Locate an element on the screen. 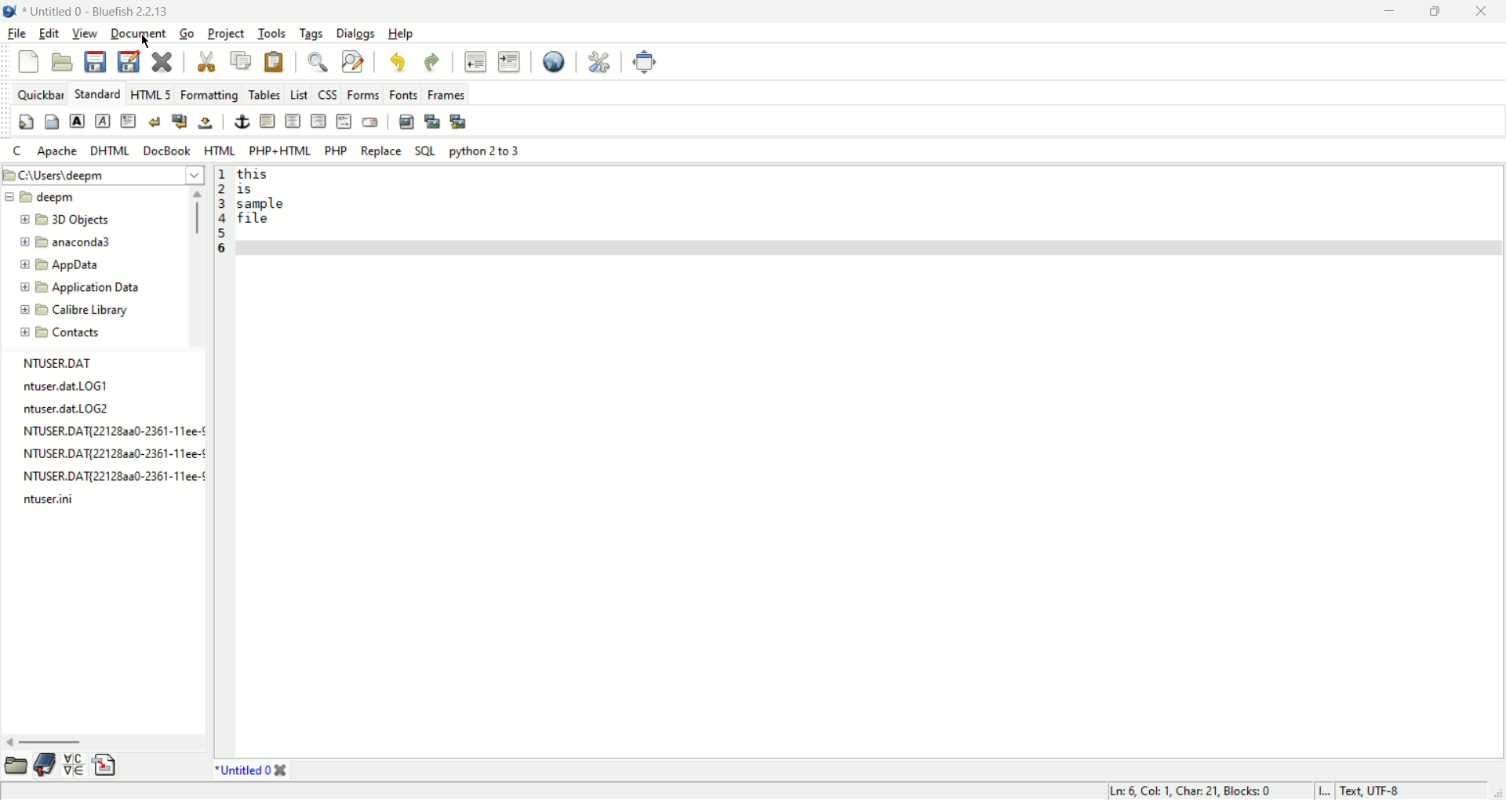 The height and width of the screenshot is (800, 1506). bookmark is located at coordinates (46, 764).